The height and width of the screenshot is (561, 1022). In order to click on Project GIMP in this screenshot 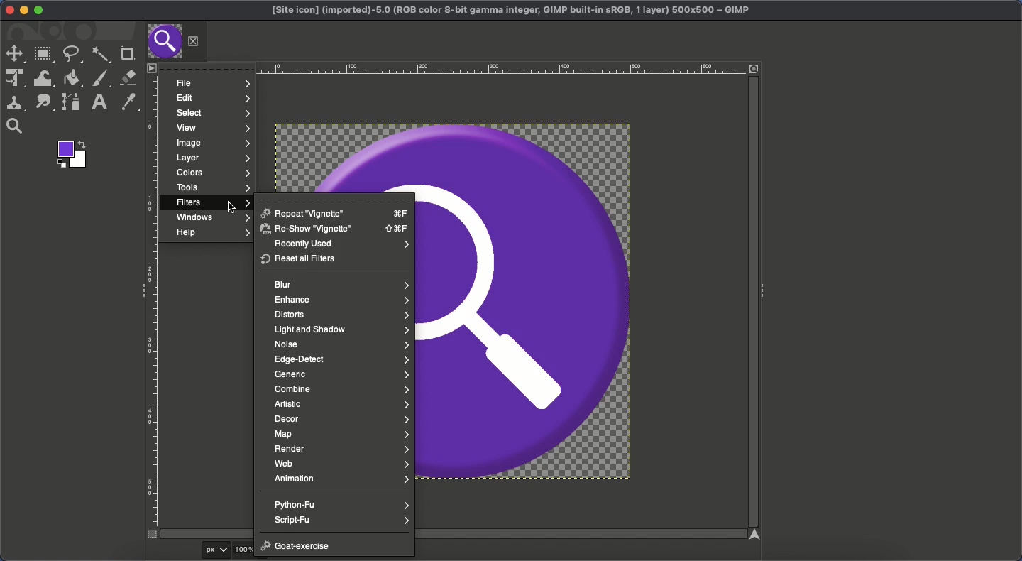, I will do `click(511, 11)`.